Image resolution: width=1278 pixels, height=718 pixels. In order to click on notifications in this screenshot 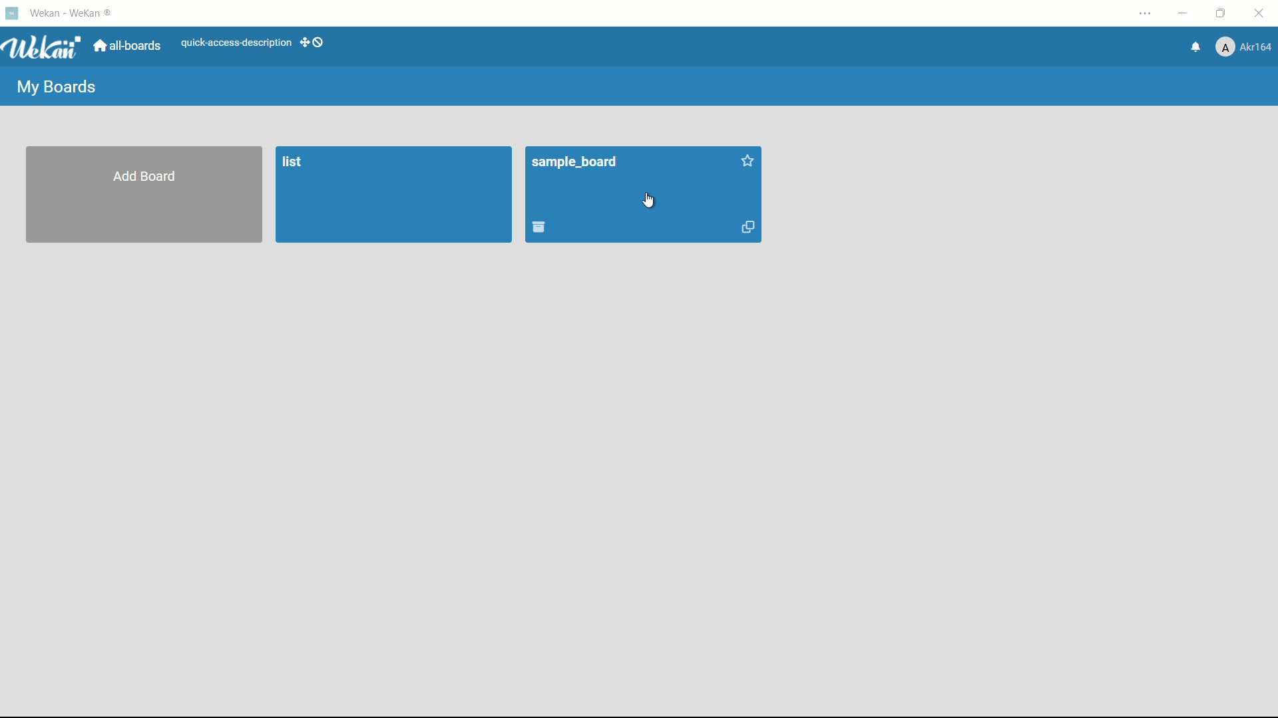, I will do `click(1197, 47)`.